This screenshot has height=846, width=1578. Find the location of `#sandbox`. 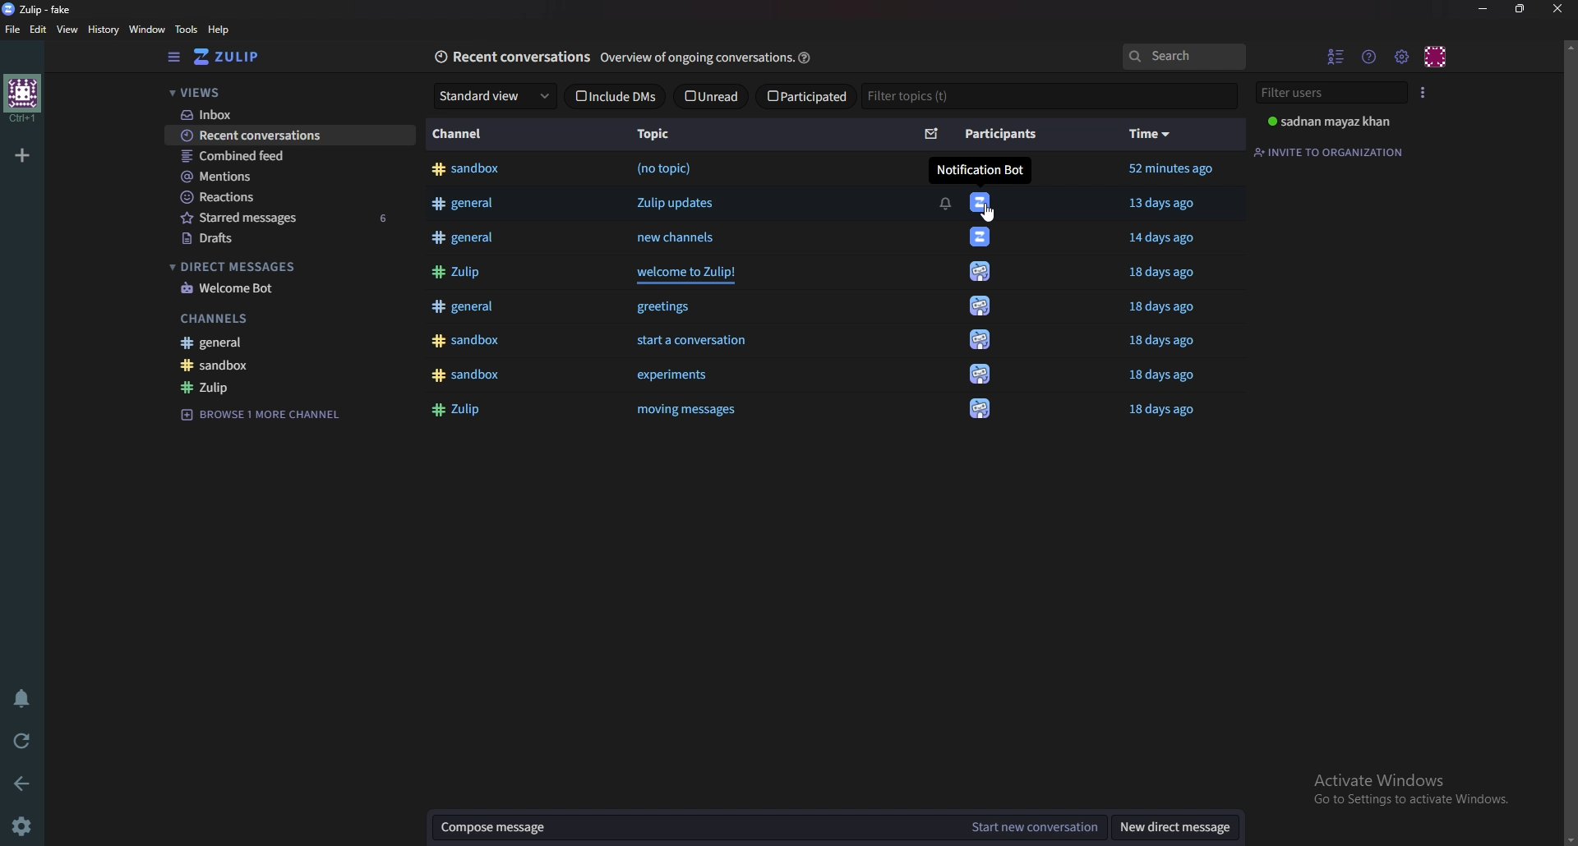

#sandbox is located at coordinates (465, 375).